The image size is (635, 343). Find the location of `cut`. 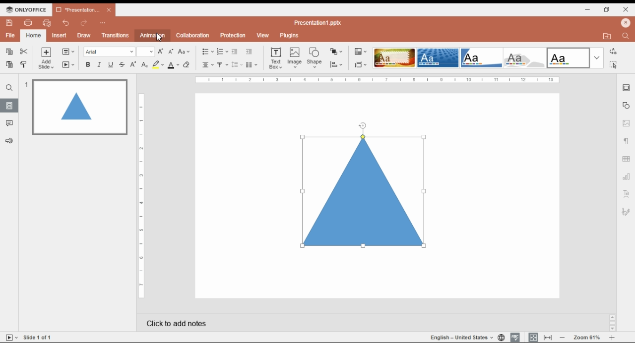

cut is located at coordinates (24, 51).